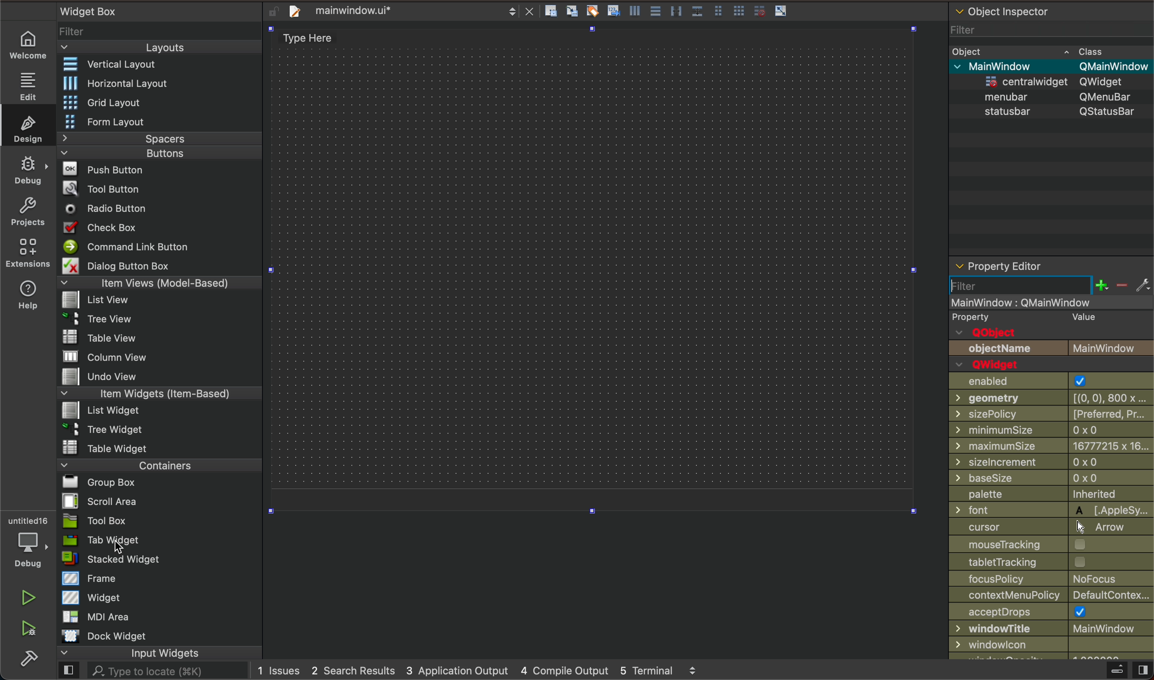  I want to click on run and debuh, so click(34, 629).